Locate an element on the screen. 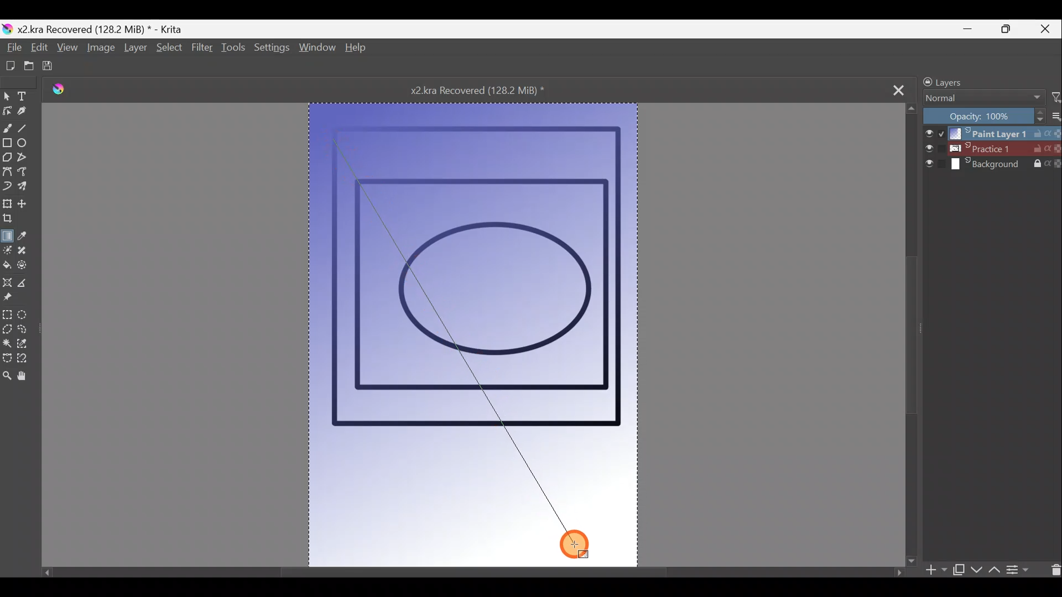 The height and width of the screenshot is (597, 1062). Bezier curve selection tool is located at coordinates (7, 359).